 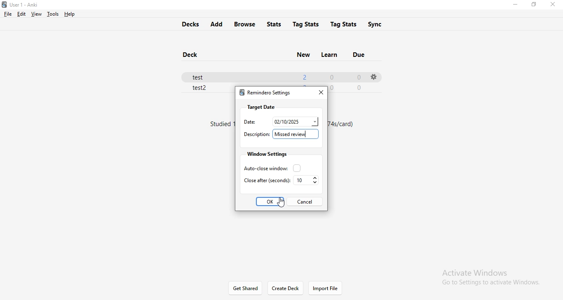 I want to click on close, so click(x=319, y=91).